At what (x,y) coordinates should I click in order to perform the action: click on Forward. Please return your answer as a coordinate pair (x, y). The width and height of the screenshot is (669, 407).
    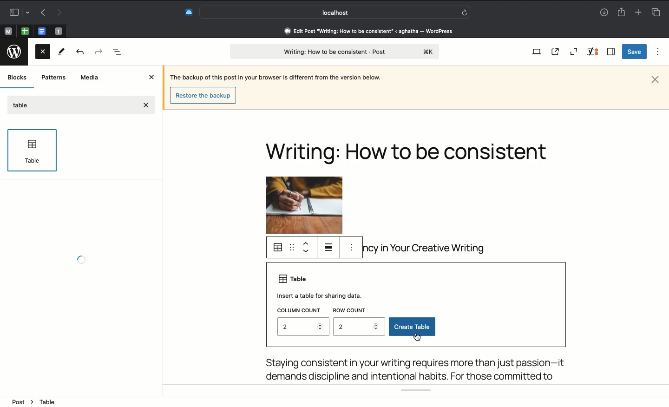
    Looking at the image, I should click on (98, 52).